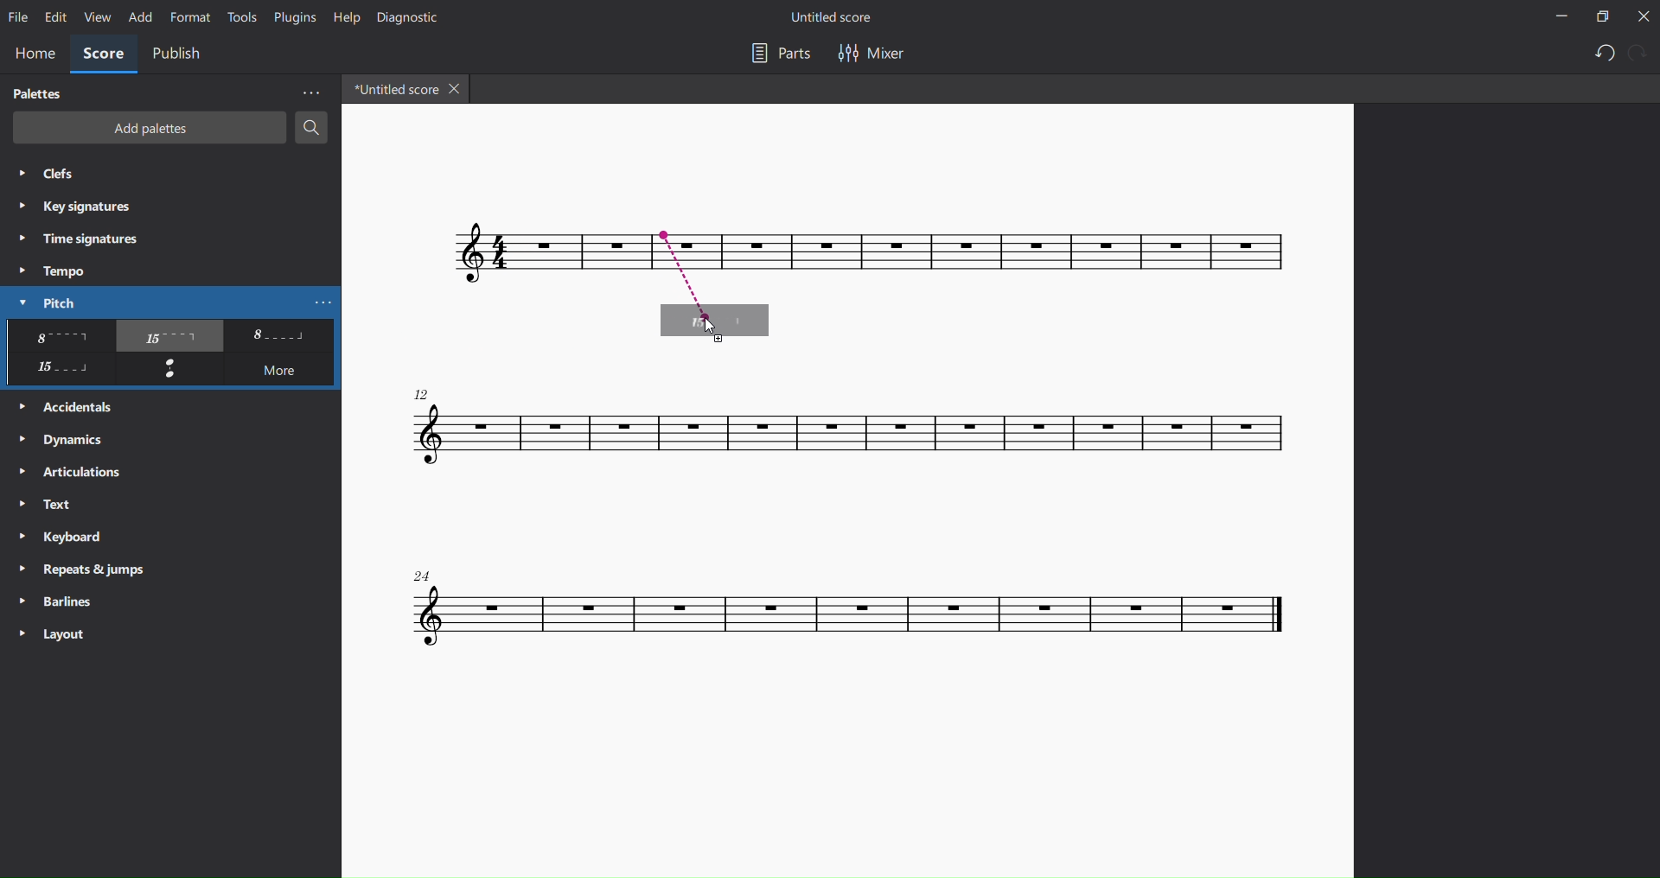  I want to click on title, so click(837, 19).